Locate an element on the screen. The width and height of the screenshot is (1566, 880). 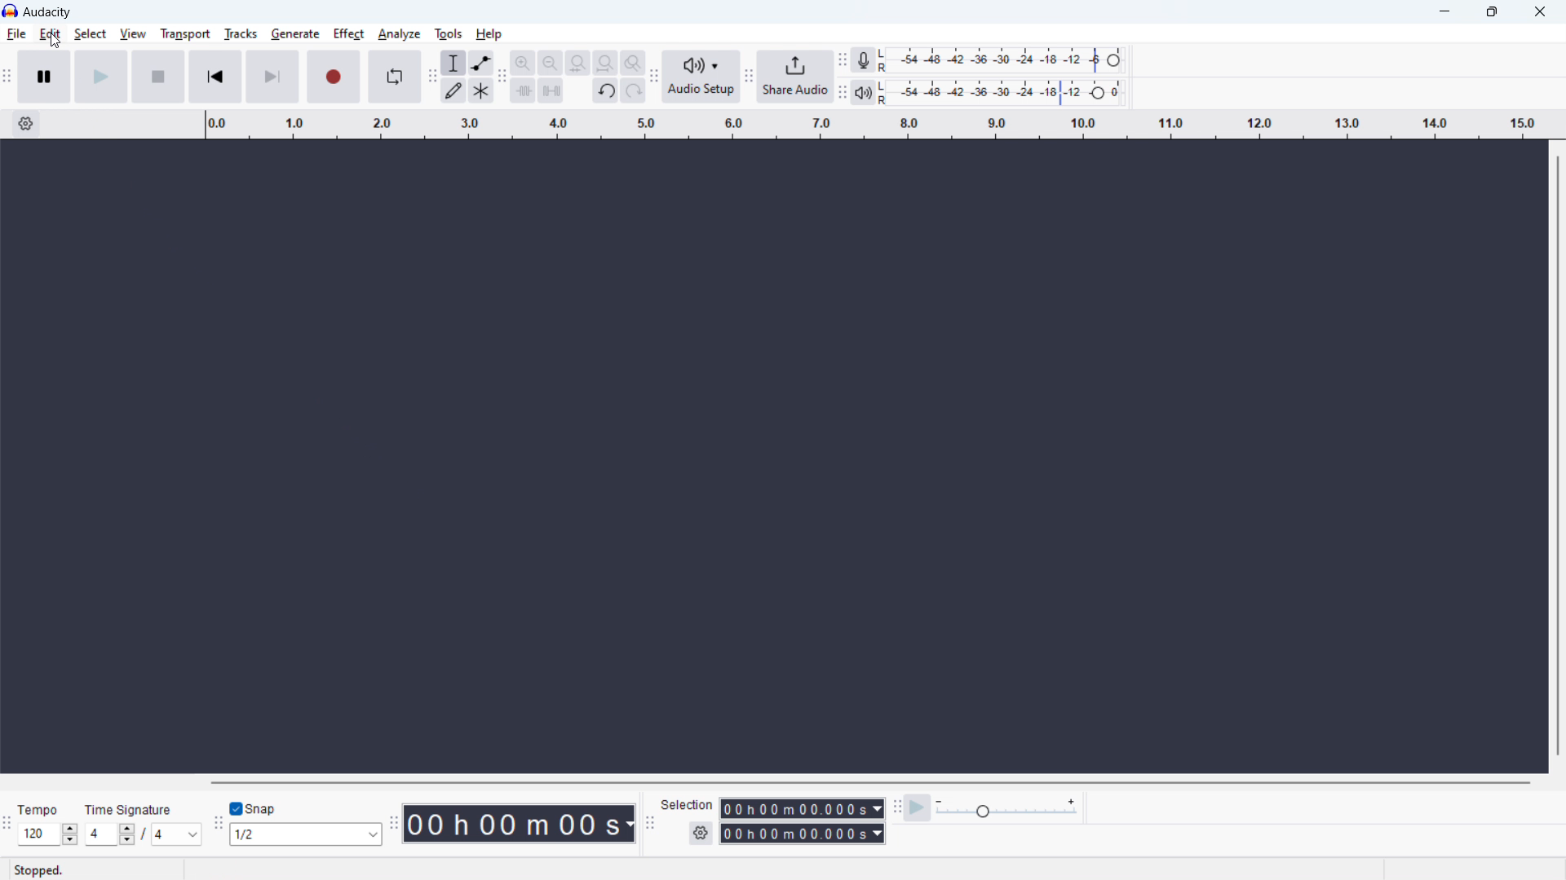
close is located at coordinates (1538, 13).